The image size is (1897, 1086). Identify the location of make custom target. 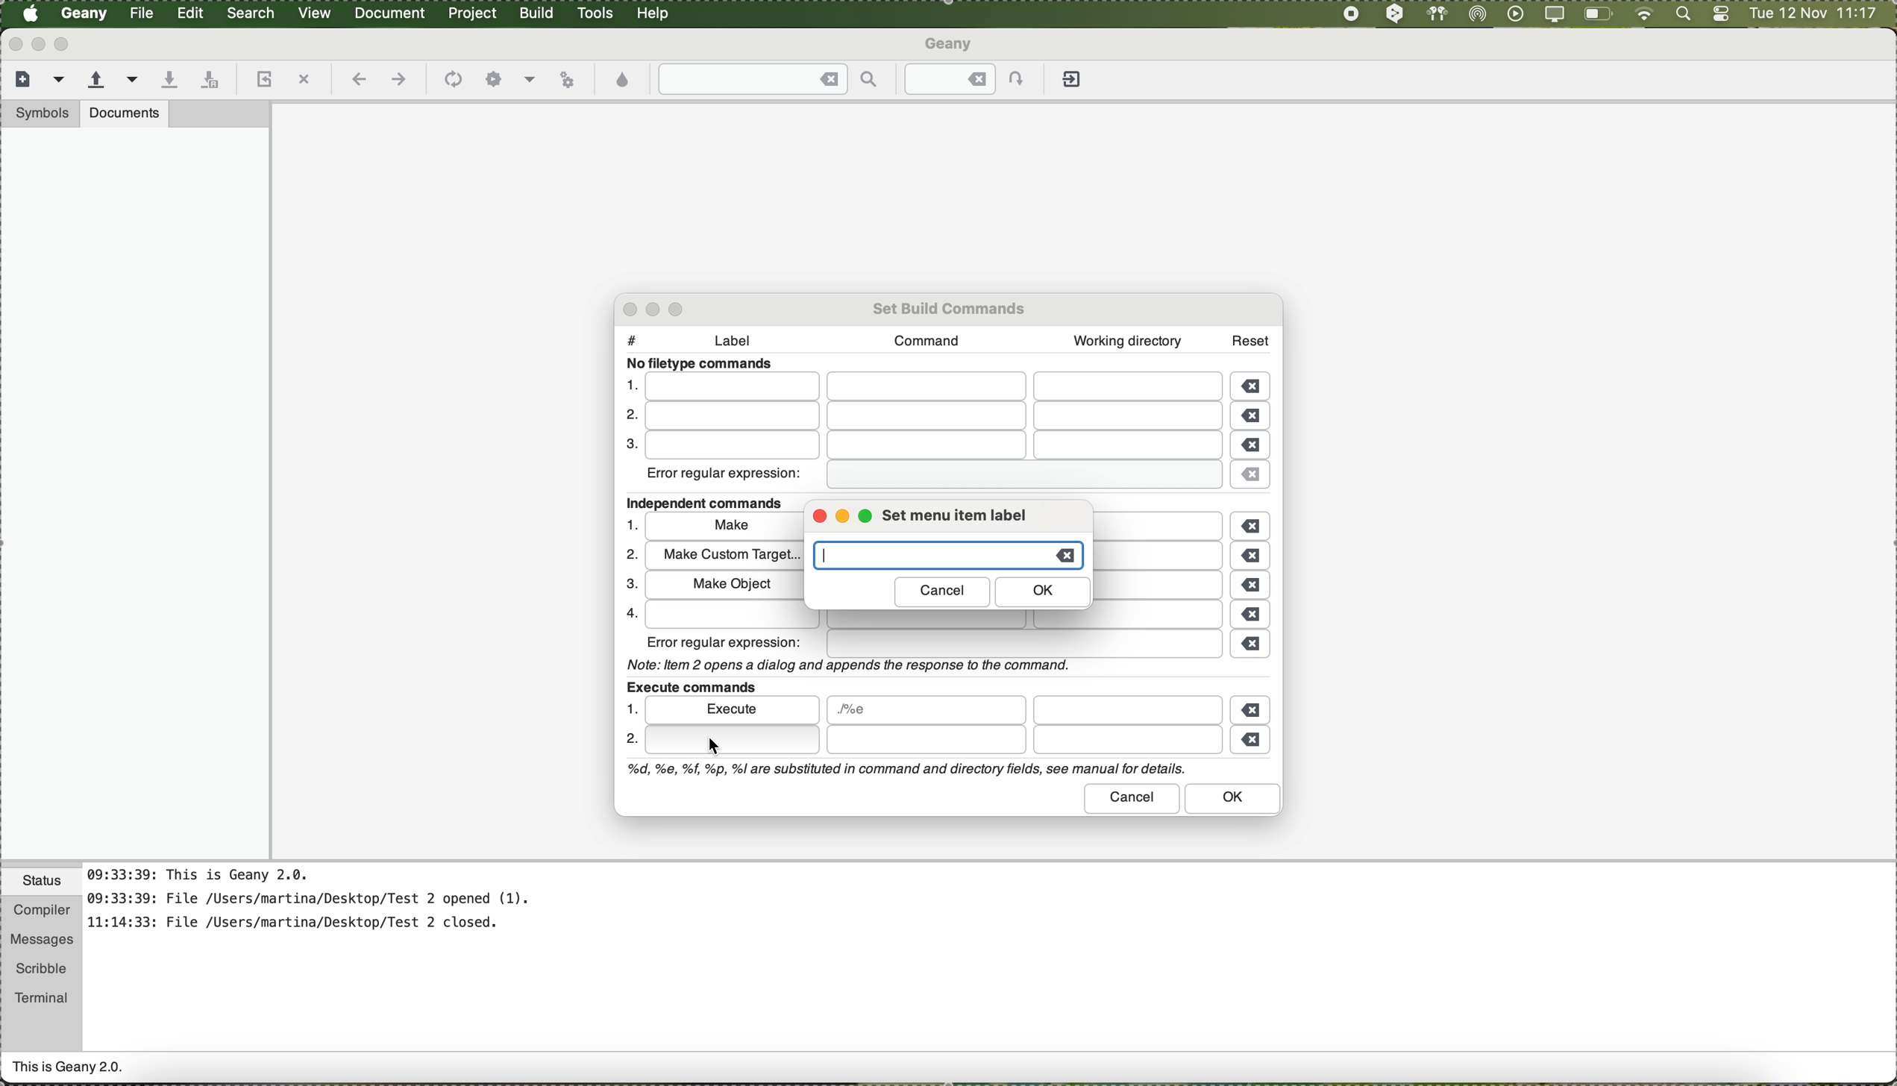
(723, 556).